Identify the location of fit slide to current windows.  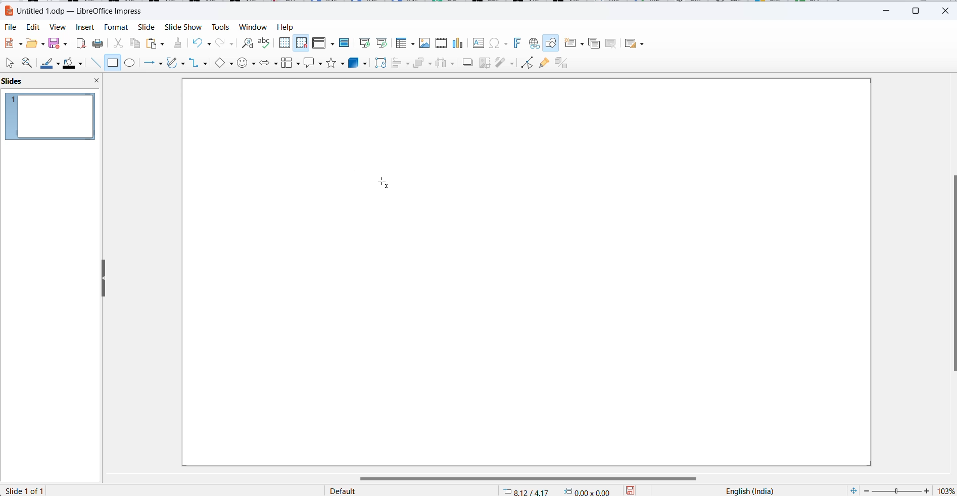
(852, 490).